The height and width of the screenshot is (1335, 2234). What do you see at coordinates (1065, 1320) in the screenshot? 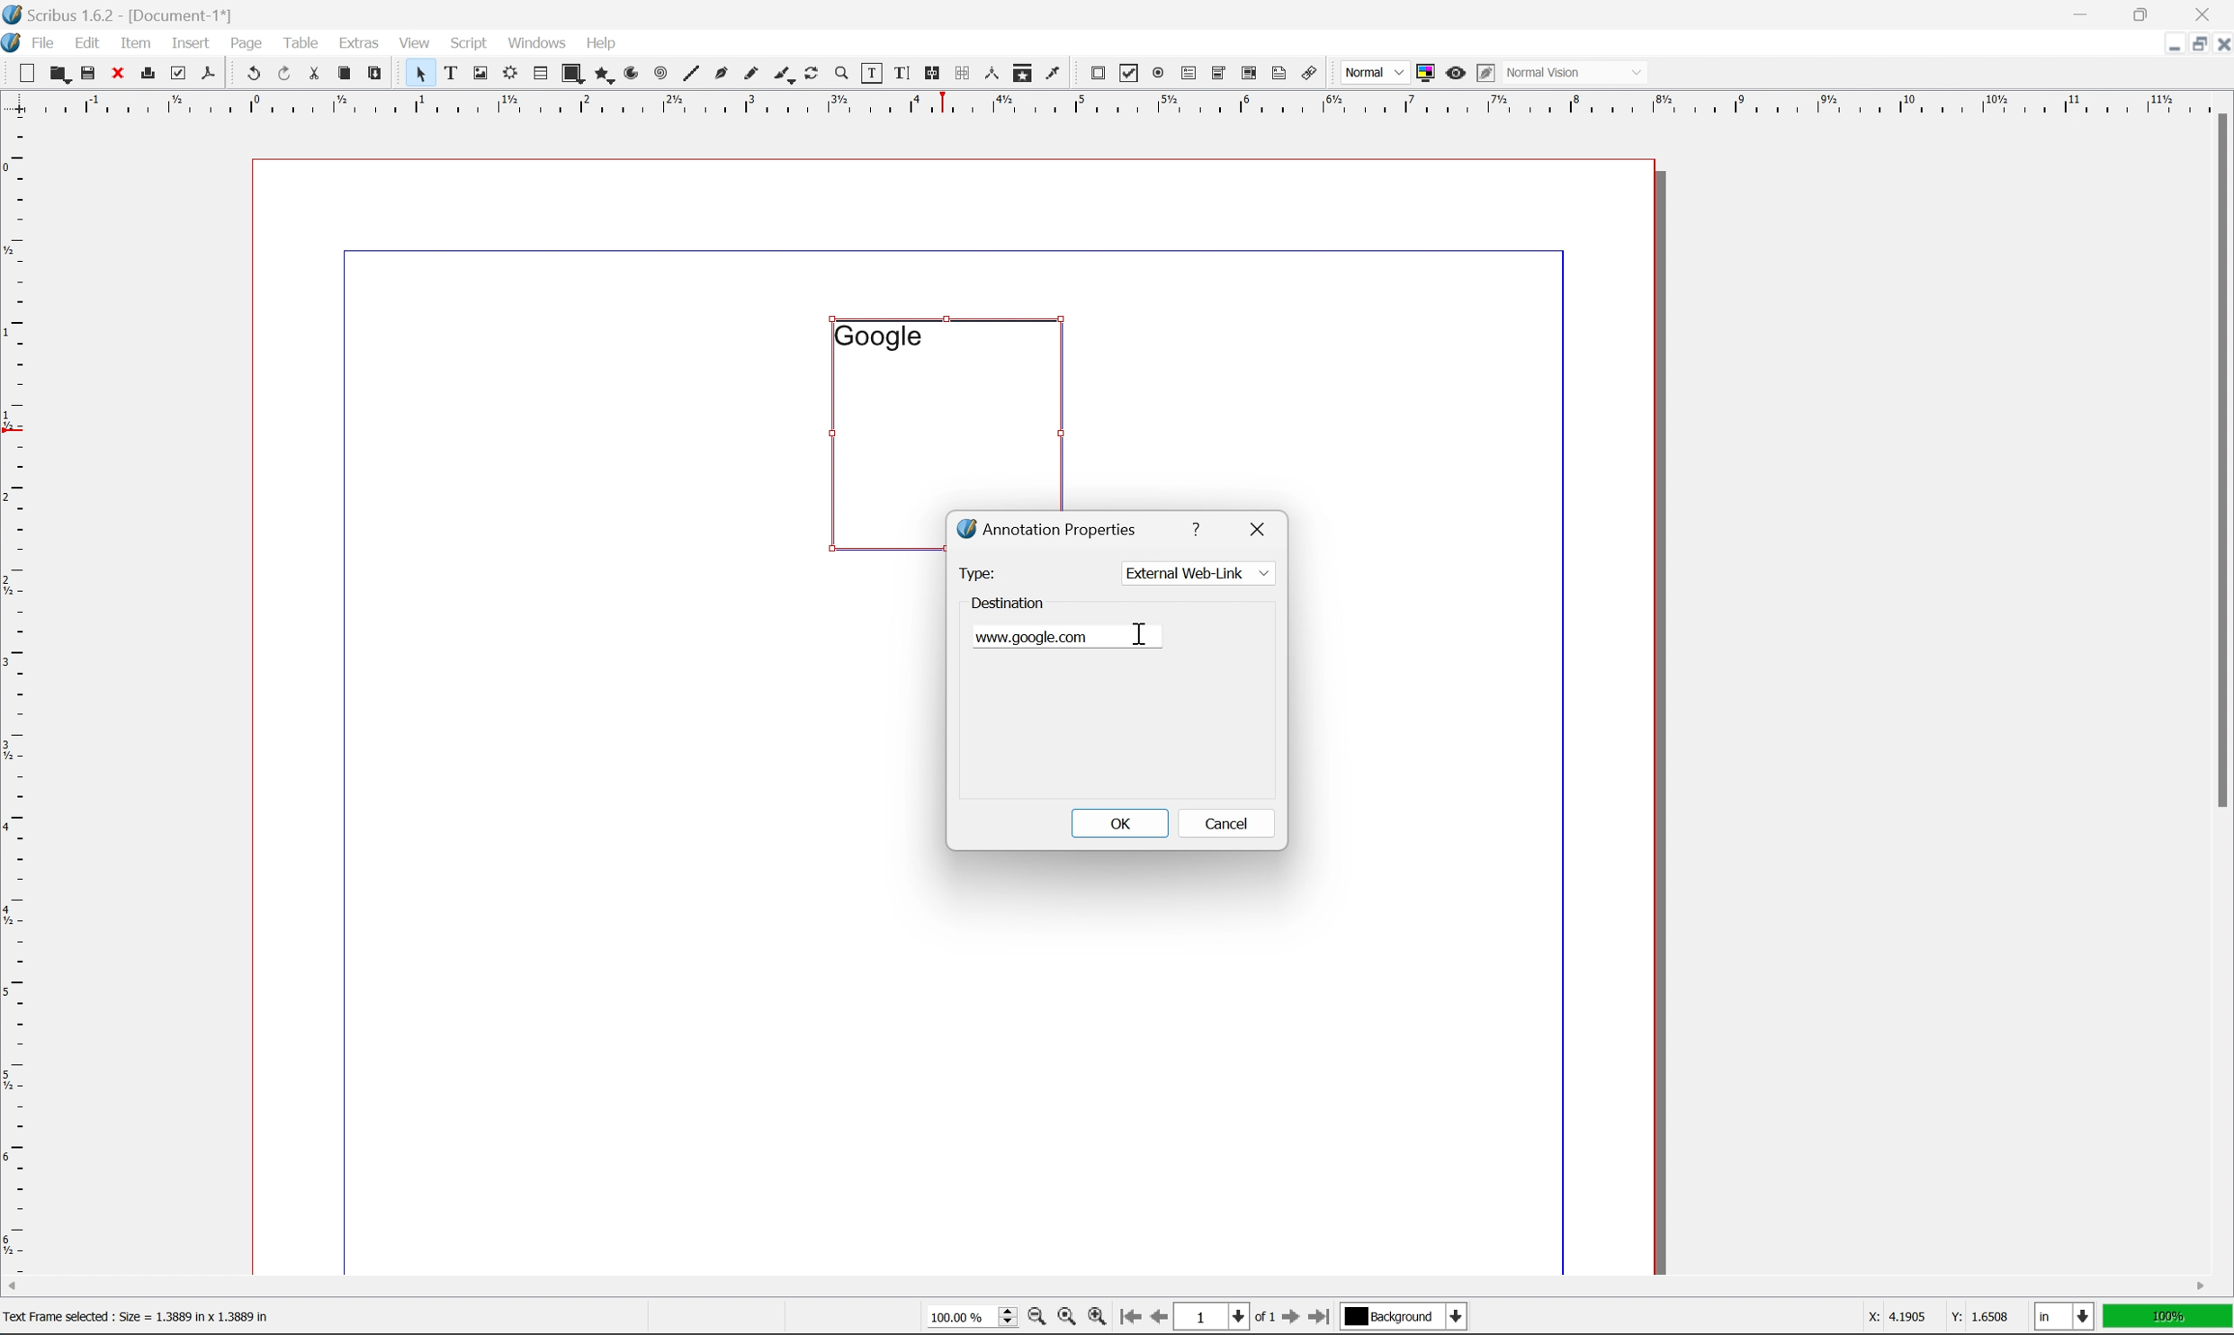
I see `zoom to 100%` at bounding box center [1065, 1320].